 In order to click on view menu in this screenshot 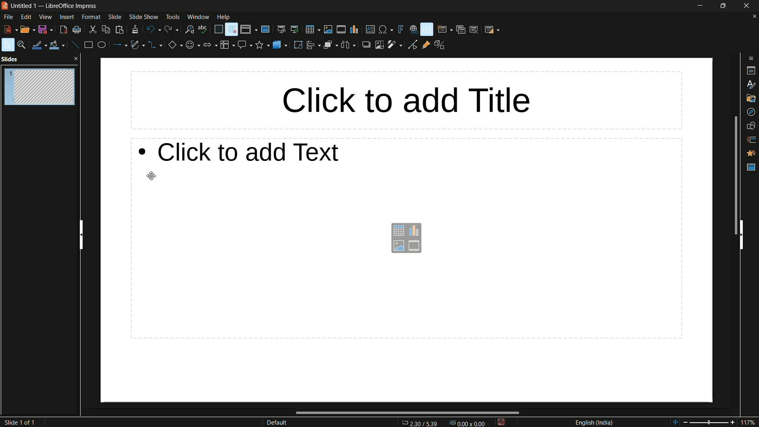, I will do `click(45, 17)`.